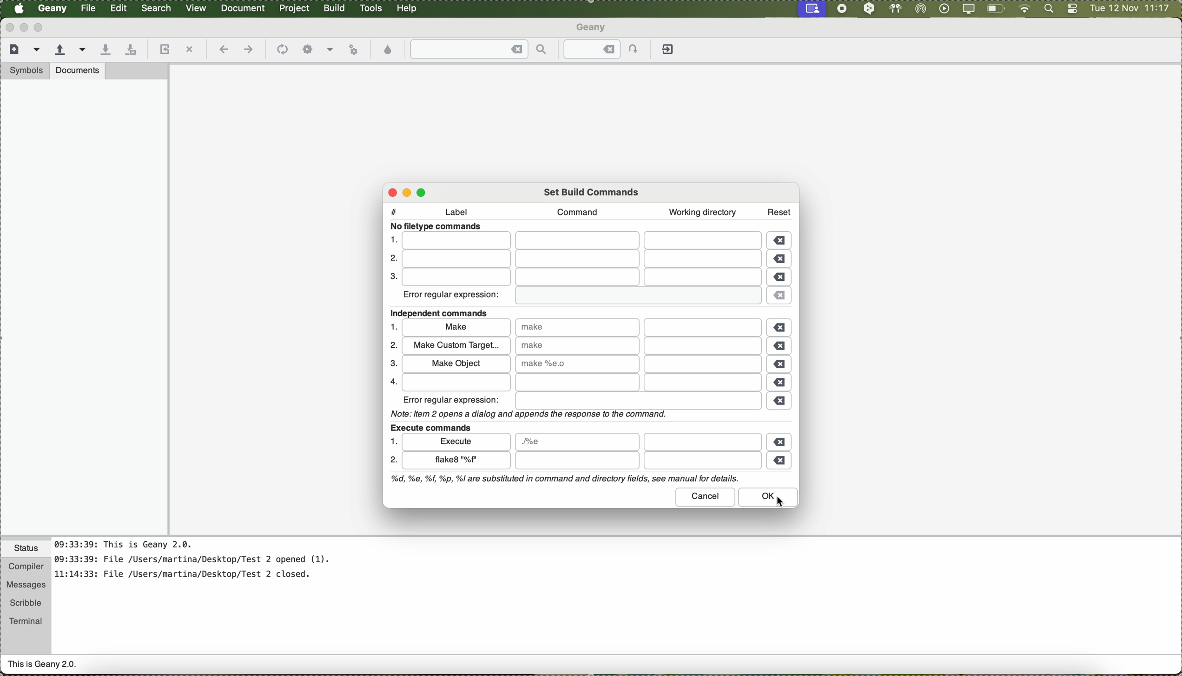  I want to click on file, so click(704, 364).